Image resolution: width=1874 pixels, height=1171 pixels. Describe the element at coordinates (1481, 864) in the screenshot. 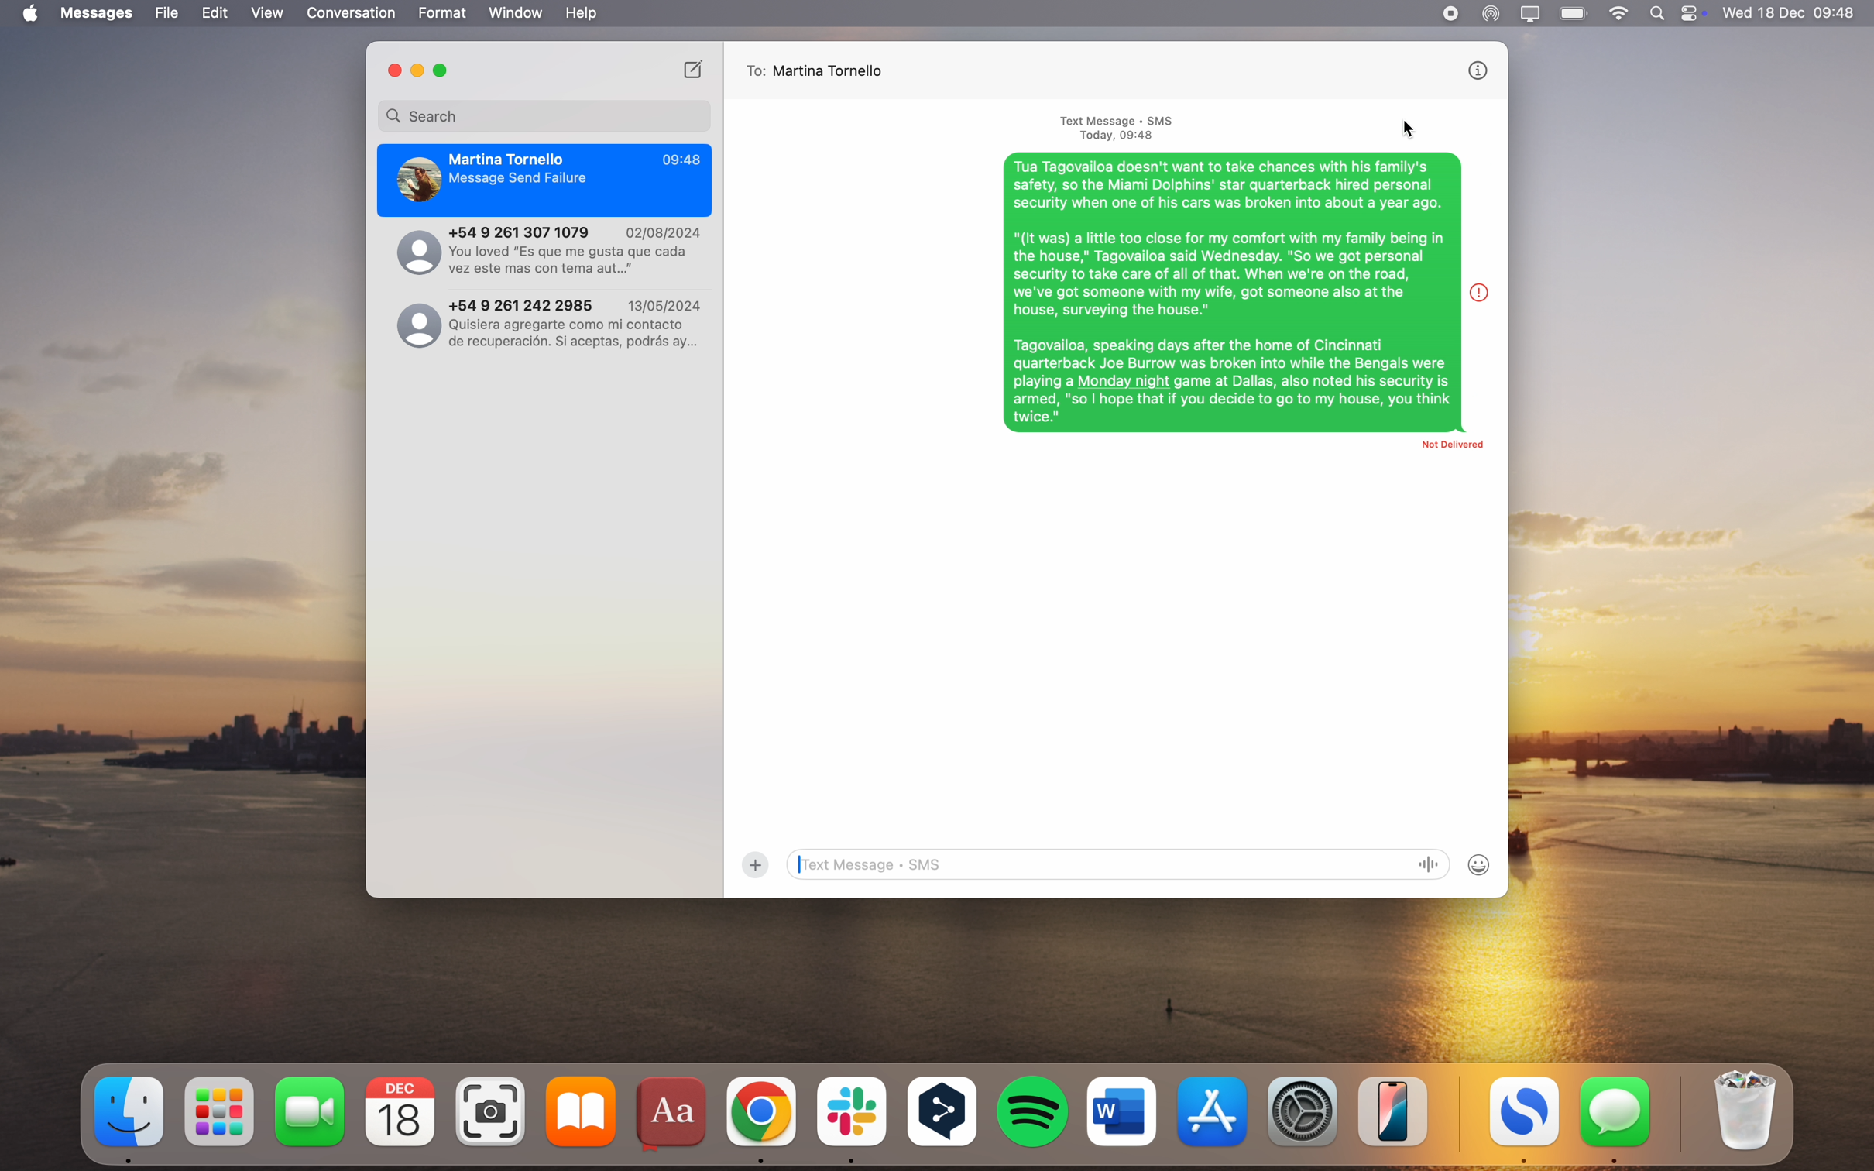

I see `emojis` at that location.